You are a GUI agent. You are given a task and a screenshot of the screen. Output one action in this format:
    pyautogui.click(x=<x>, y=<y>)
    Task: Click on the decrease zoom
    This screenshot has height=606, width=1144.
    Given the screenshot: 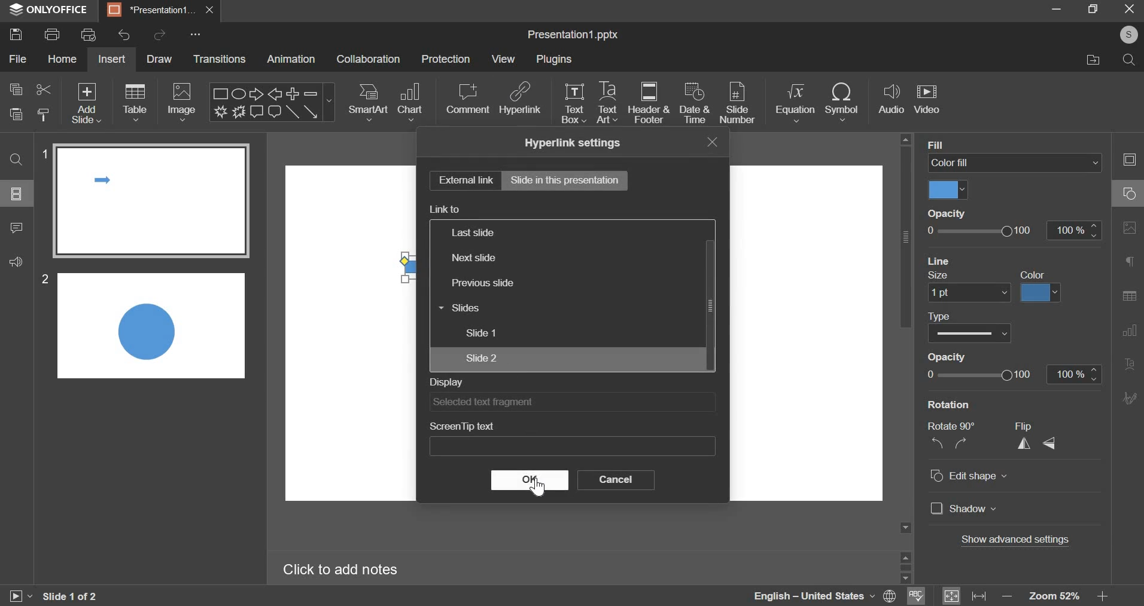 What is the action you would take?
    pyautogui.click(x=1008, y=596)
    